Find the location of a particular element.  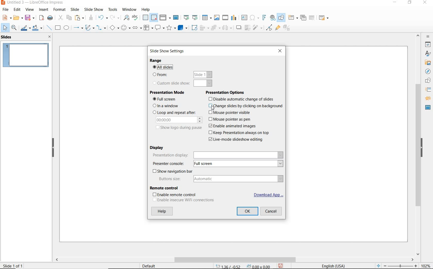

SYMBOL SHAPES is located at coordinates (125, 28).